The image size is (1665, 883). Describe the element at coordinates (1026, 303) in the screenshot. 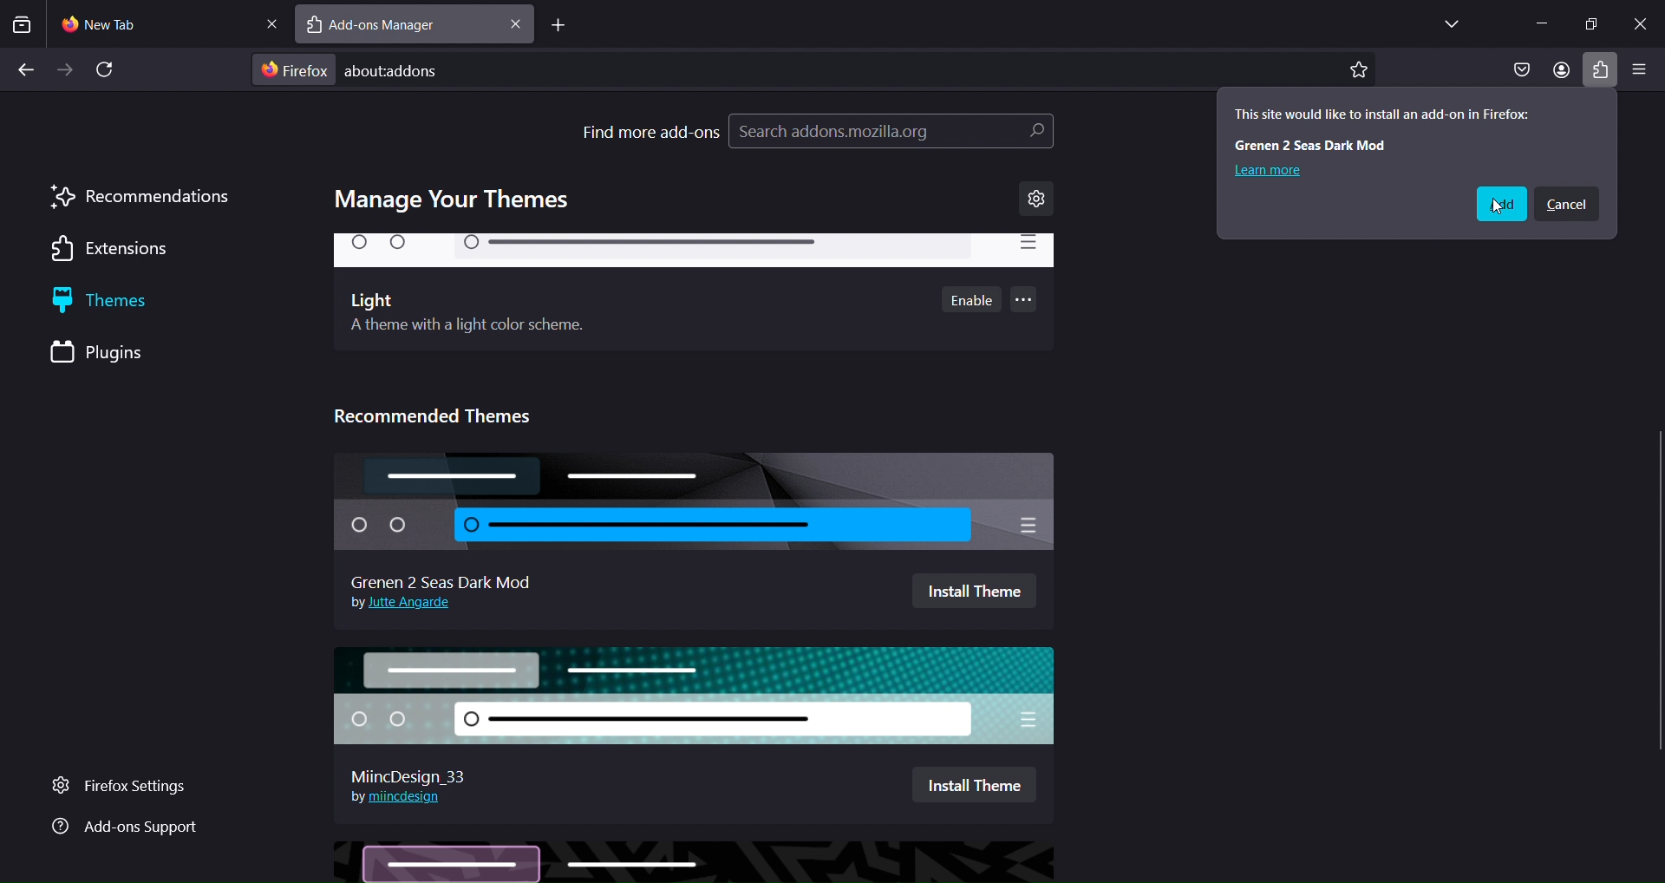

I see `...` at that location.